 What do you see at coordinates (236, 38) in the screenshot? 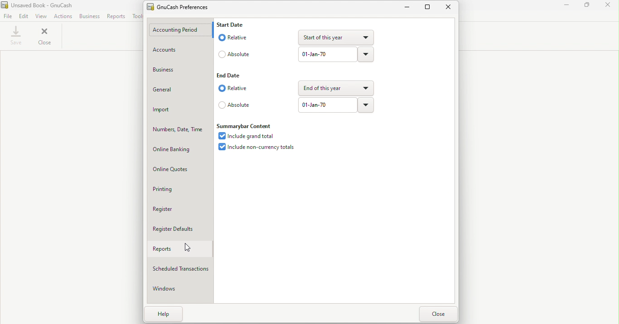
I see `Relative` at bounding box center [236, 38].